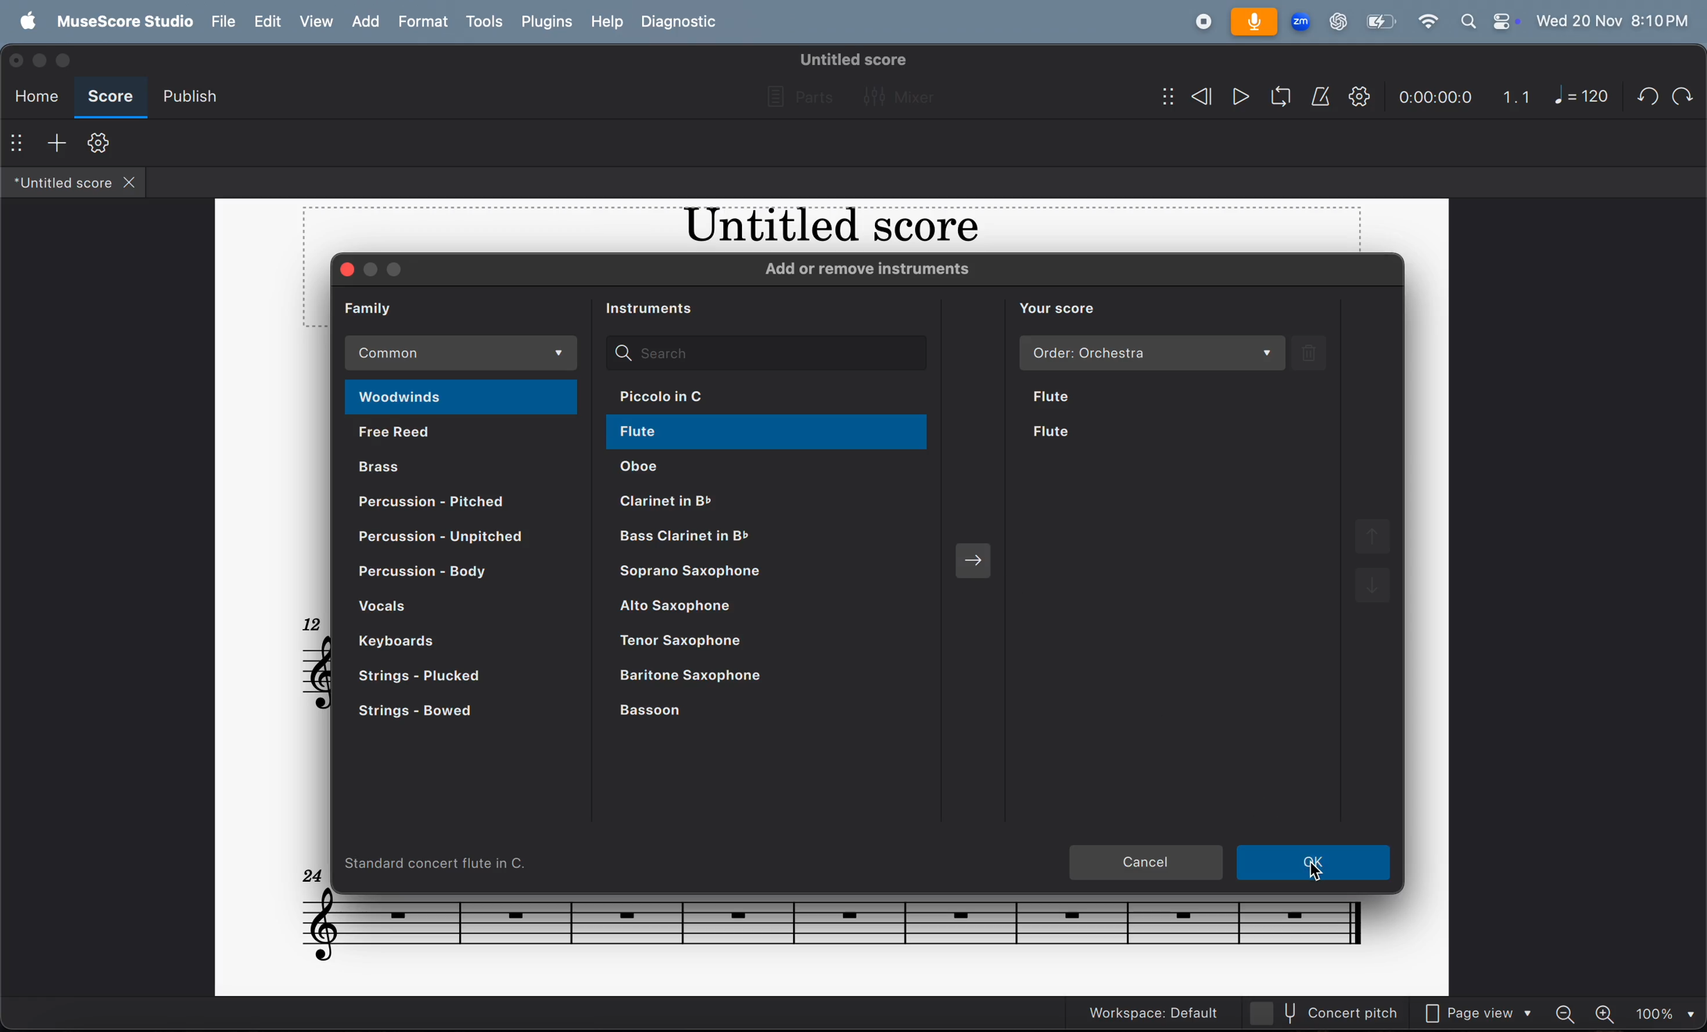  I want to click on bass clarinet in b, so click(768, 541).